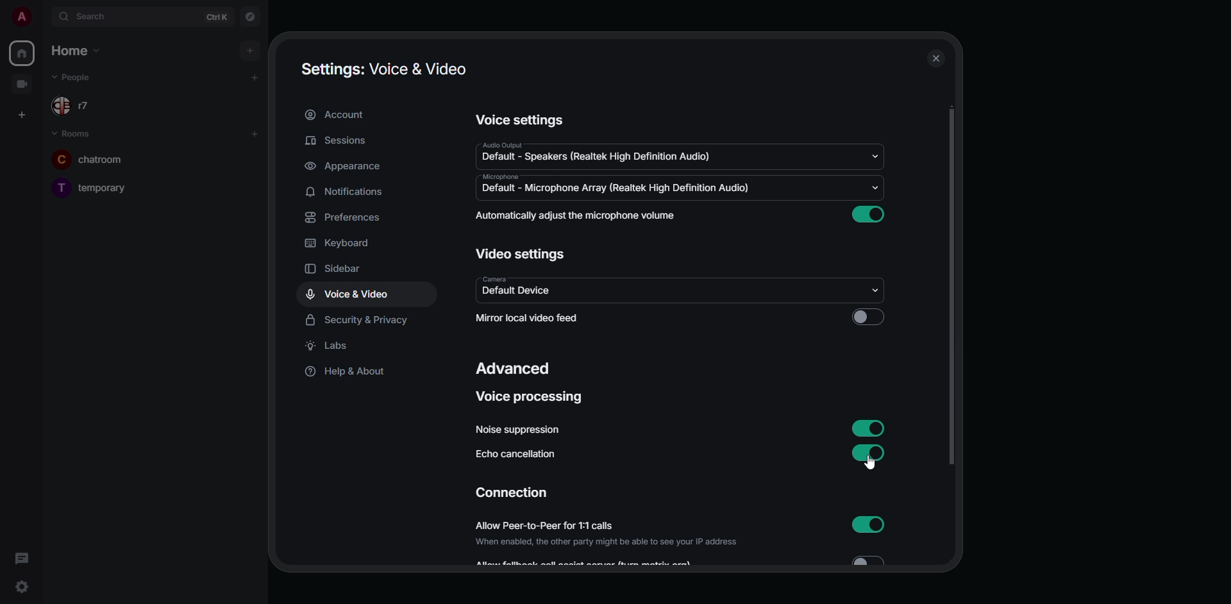  I want to click on cursor, so click(871, 462).